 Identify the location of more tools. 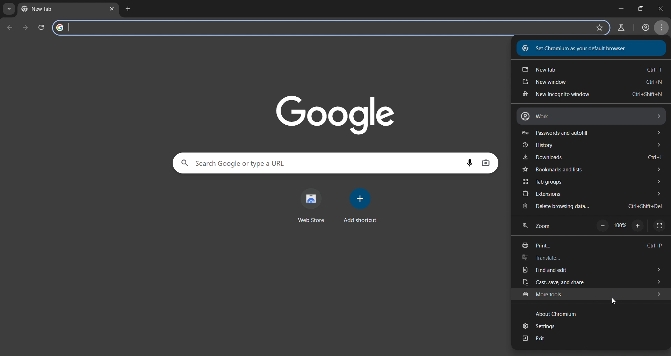
(592, 294).